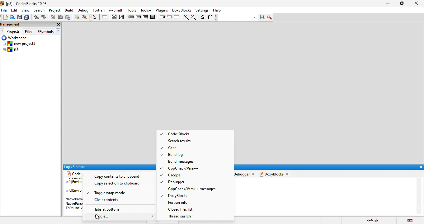  Describe the element at coordinates (254, 173) in the screenshot. I see `close` at that location.